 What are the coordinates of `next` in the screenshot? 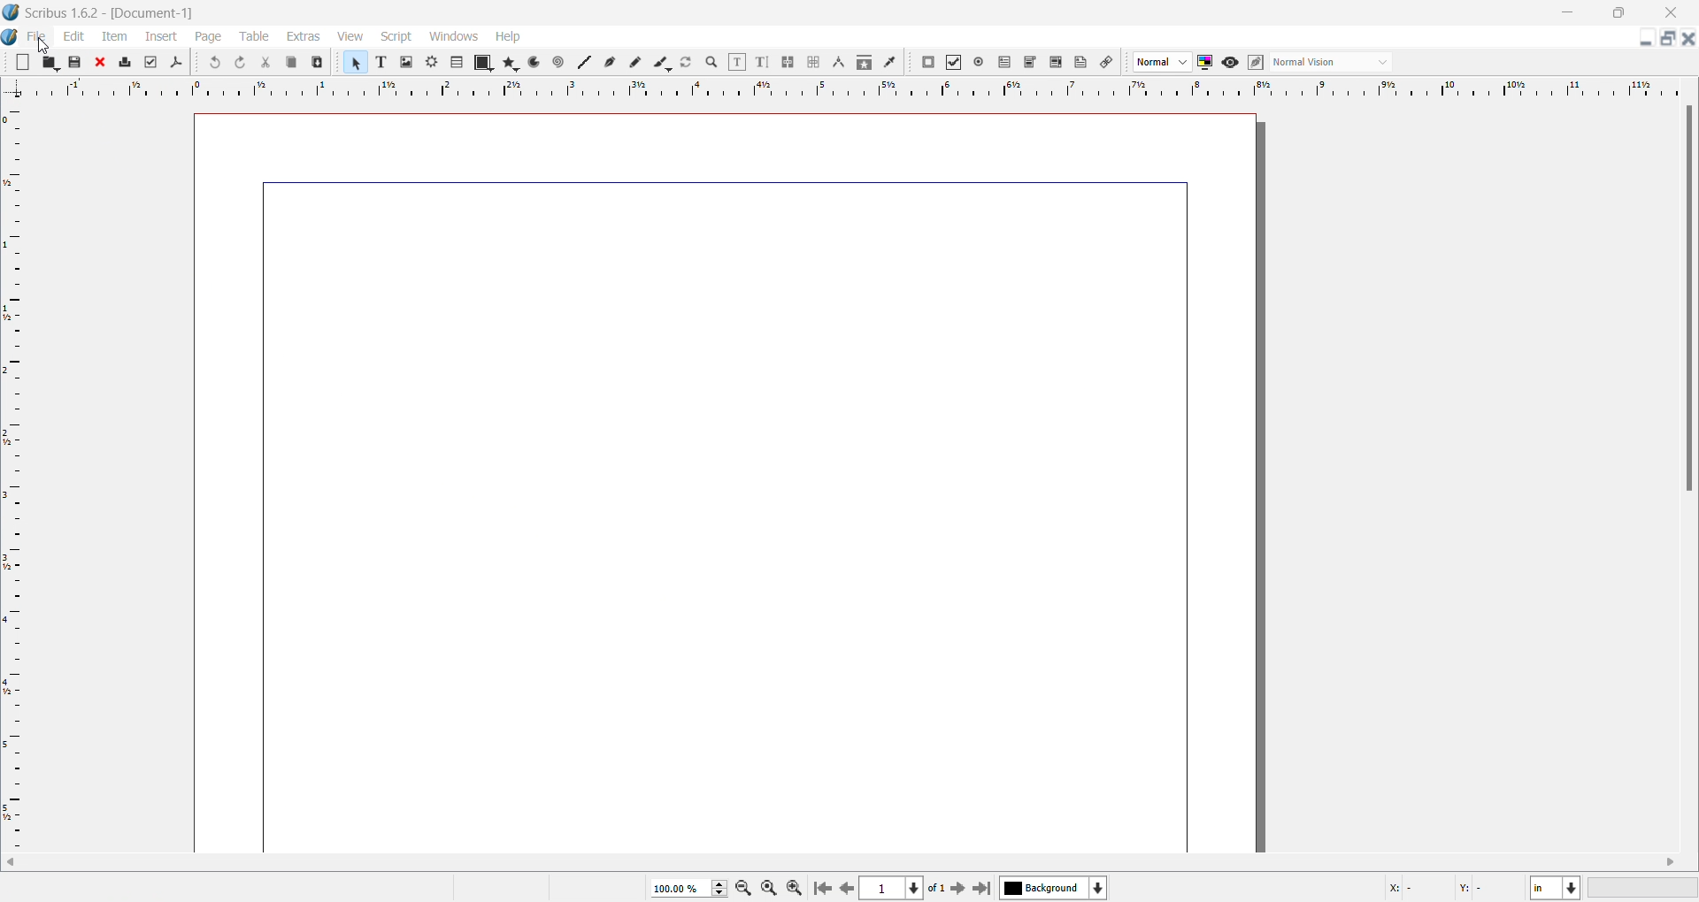 It's located at (959, 891).